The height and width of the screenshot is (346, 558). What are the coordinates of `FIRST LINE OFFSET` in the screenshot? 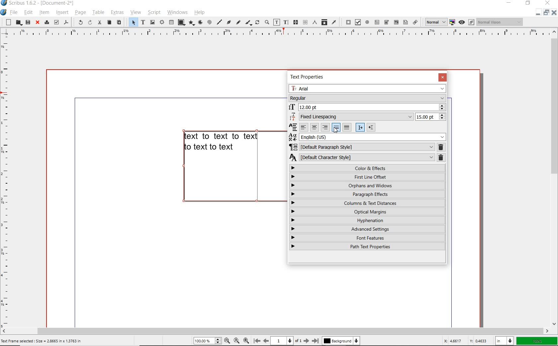 It's located at (367, 176).